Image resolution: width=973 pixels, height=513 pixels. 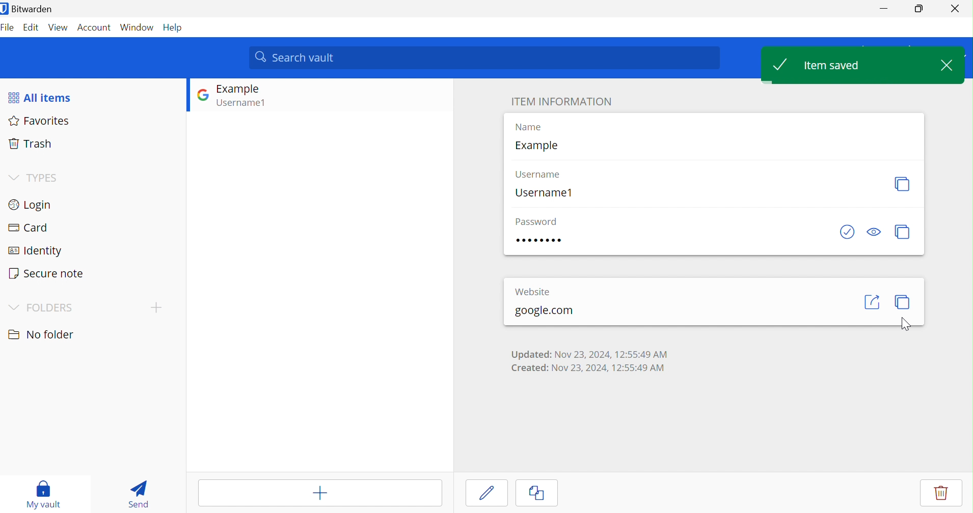 What do you see at coordinates (319, 492) in the screenshot?
I see `Add item` at bounding box center [319, 492].